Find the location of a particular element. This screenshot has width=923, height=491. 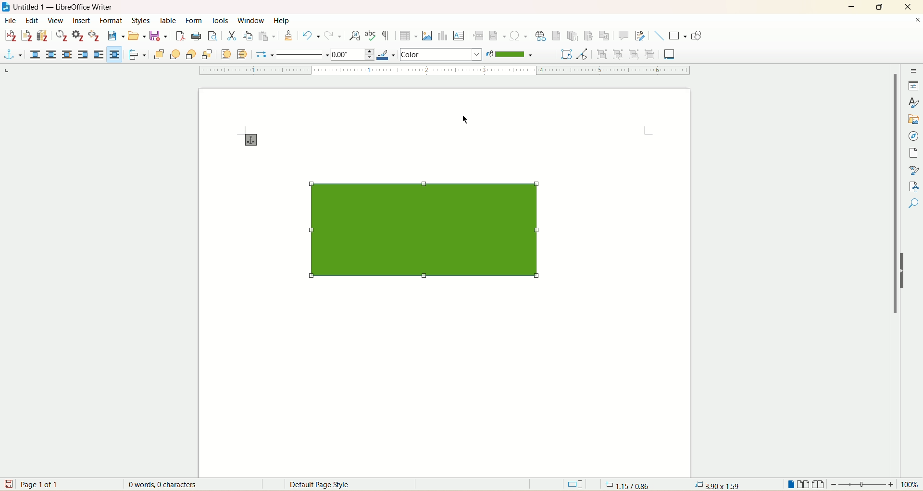

shape color change is located at coordinates (424, 231).